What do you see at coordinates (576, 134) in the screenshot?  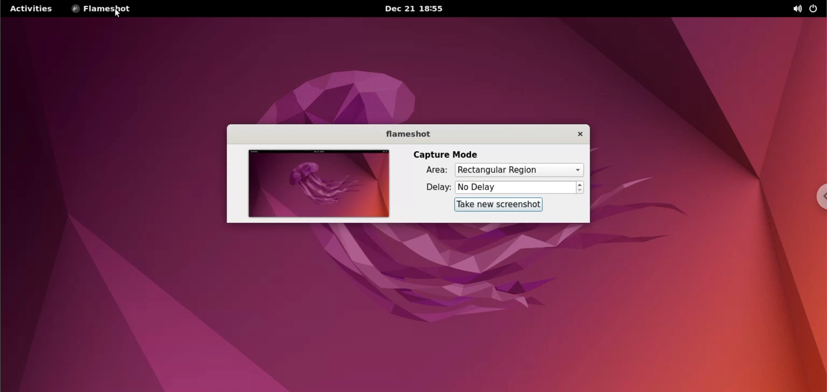 I see `close` at bounding box center [576, 134].